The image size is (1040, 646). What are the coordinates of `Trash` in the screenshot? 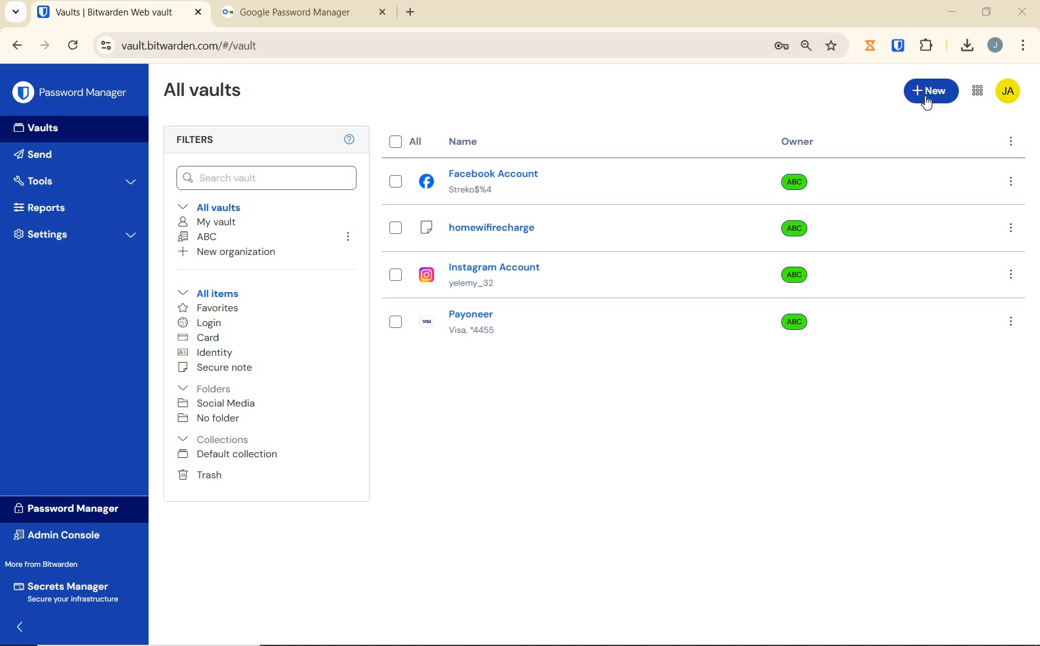 It's located at (197, 474).